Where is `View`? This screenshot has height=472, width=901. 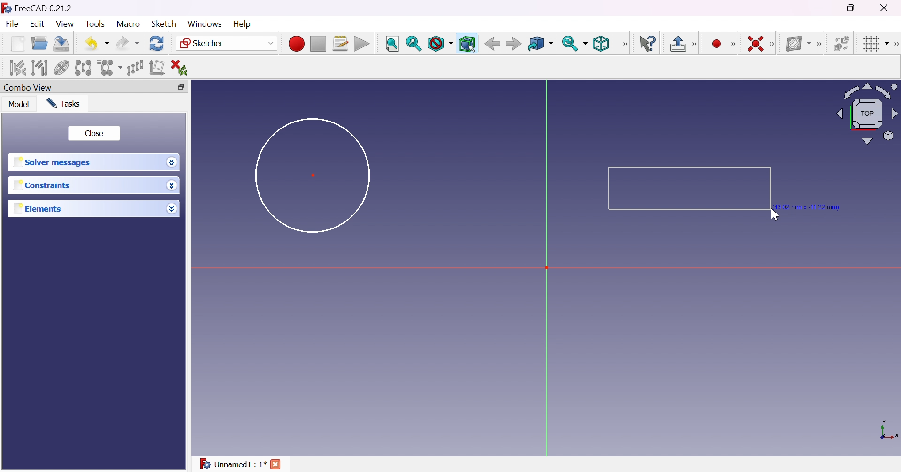 View is located at coordinates (66, 24).